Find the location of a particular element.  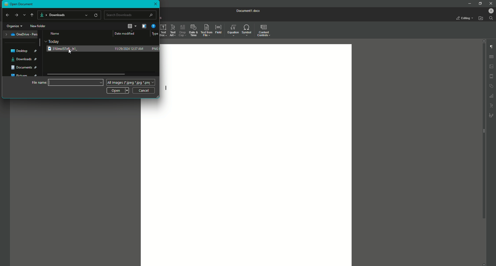

Date Modified is located at coordinates (127, 34).